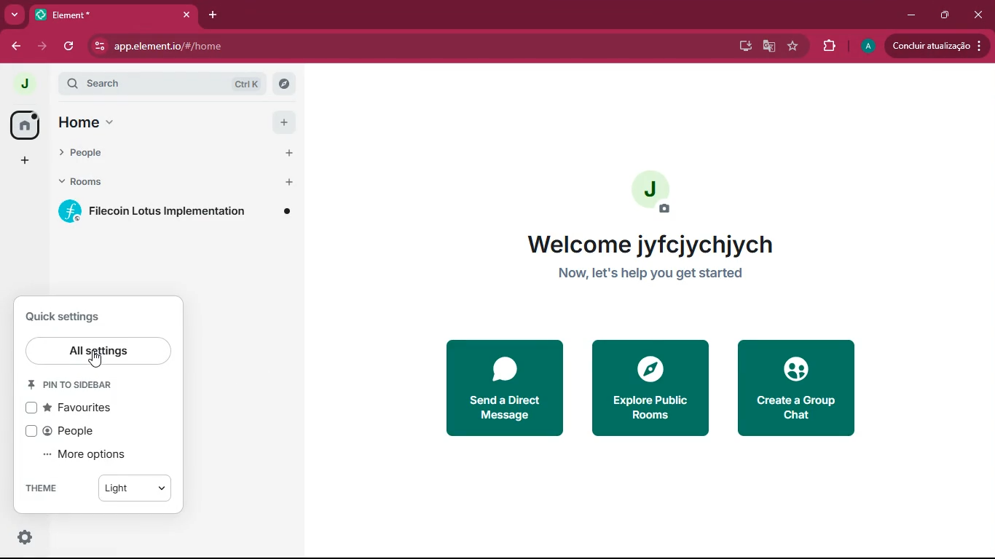  I want to click on app.element.io/#/home, so click(299, 47).